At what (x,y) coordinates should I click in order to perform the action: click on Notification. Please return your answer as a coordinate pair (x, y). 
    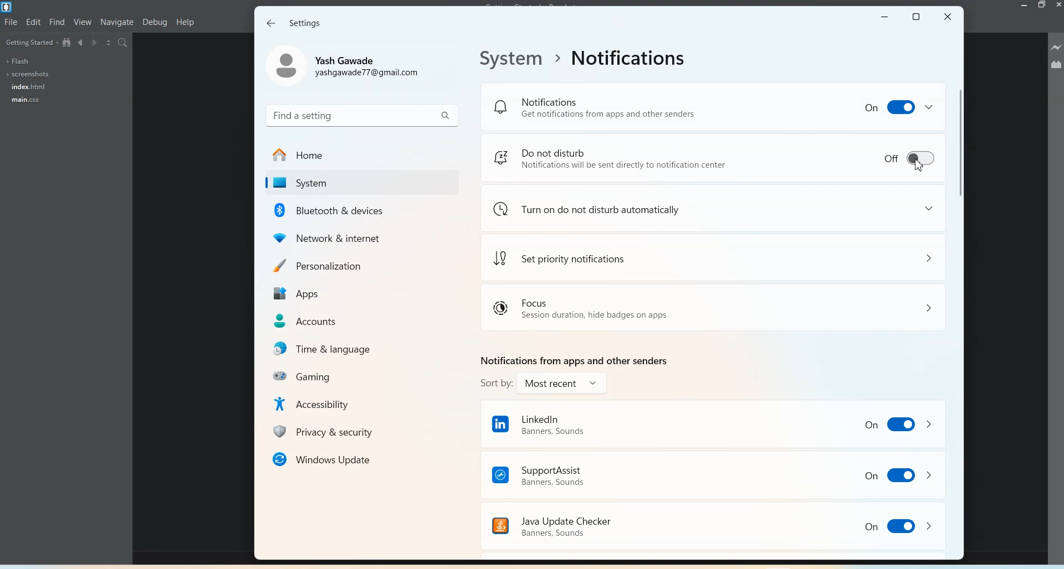
    Looking at the image, I should click on (713, 106).